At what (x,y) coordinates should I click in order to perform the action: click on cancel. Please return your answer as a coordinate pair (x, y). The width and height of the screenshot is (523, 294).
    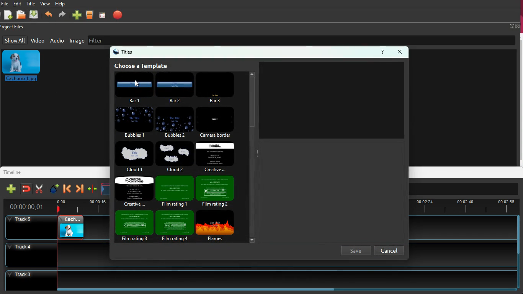
    Looking at the image, I should click on (389, 250).